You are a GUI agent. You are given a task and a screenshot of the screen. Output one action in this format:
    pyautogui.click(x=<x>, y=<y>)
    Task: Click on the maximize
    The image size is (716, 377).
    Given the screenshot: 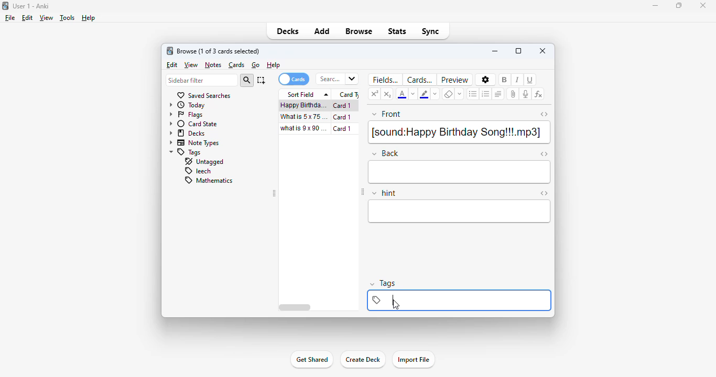 What is the action you would take?
    pyautogui.click(x=519, y=51)
    